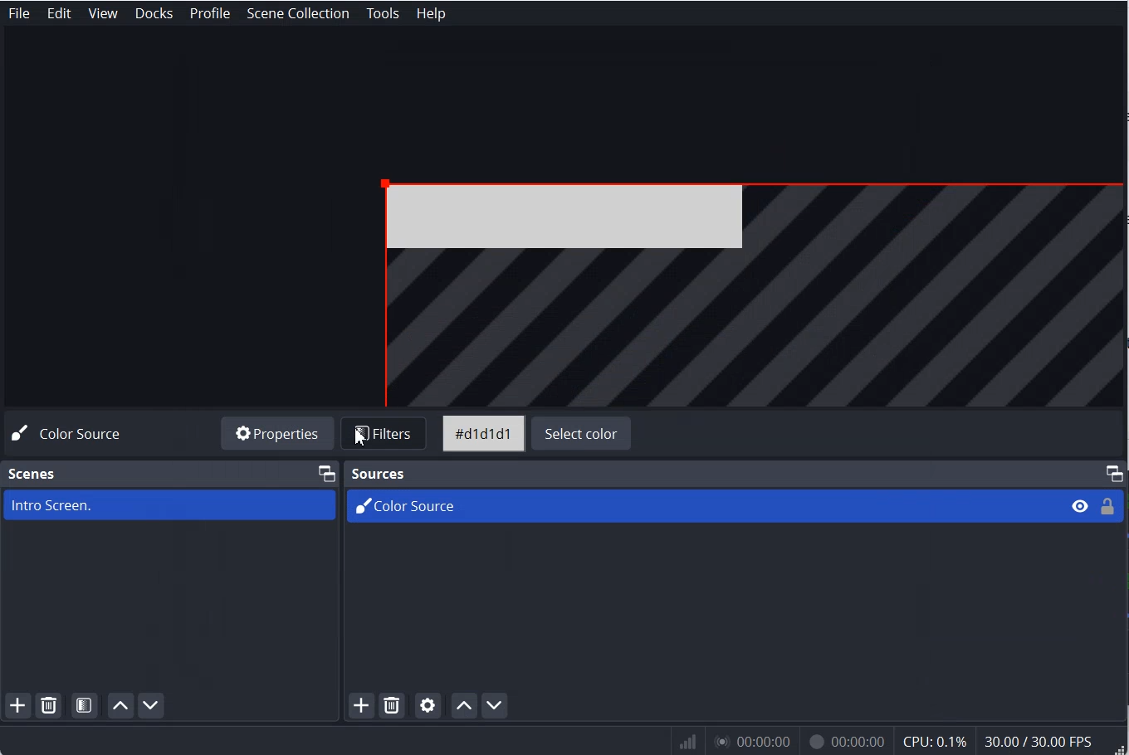 This screenshot has width=1129, height=755. Describe the element at coordinates (209, 13) in the screenshot. I see `Profile` at that location.